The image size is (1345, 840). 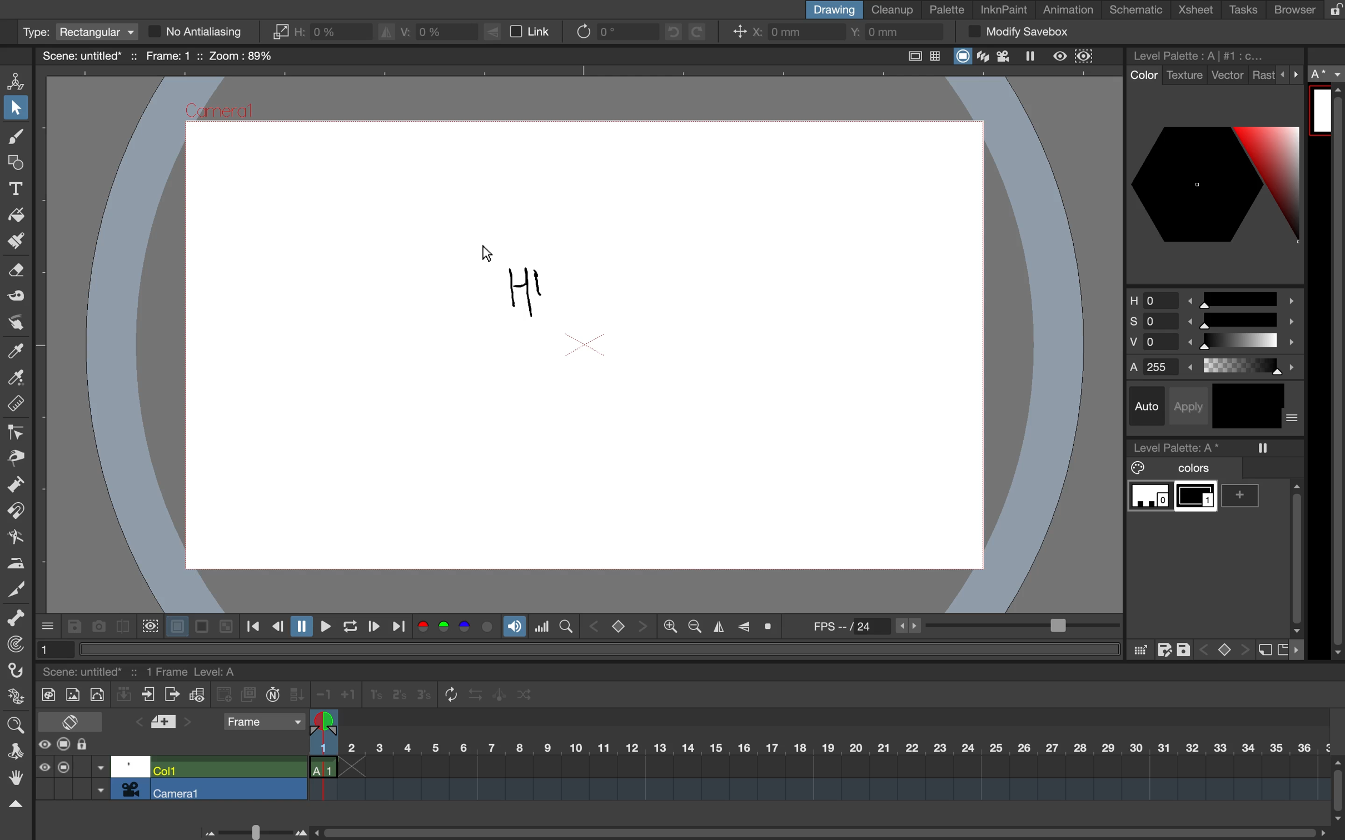 I want to click on preview, so click(x=1060, y=56).